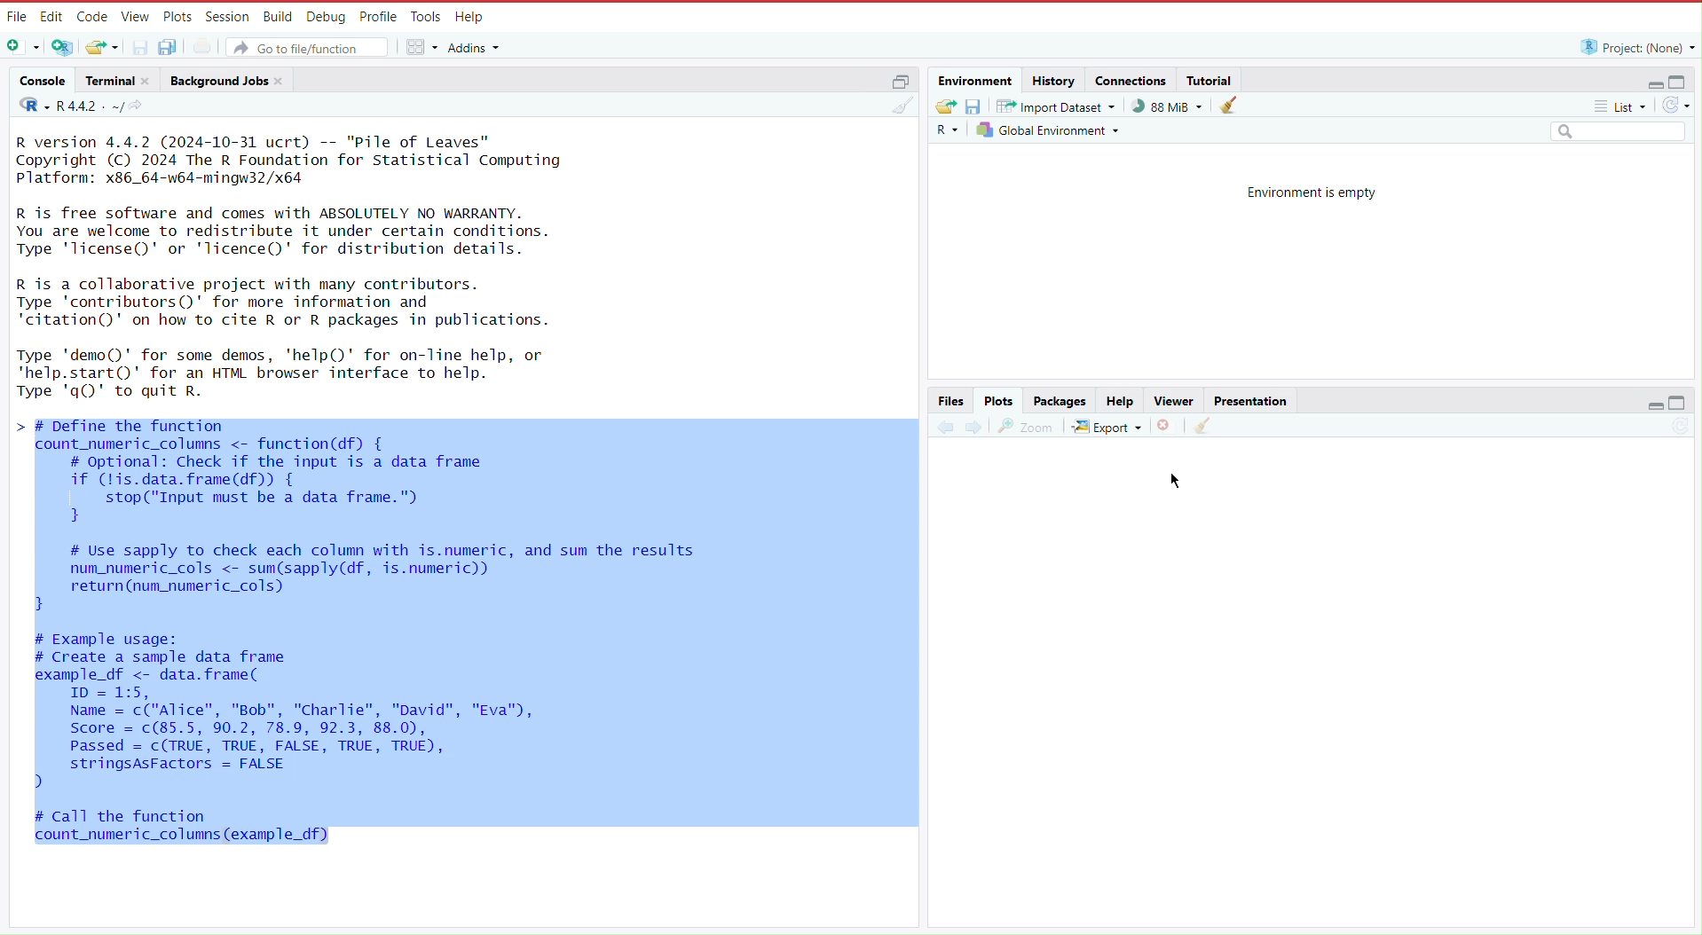 This screenshot has height=935, width=1702. I want to click on > # DeTine the Tunction

count_numeric_columns <- function(df) {
# optional: Check if the input is a data frame
if (1is.data.frame(df)) {

stop("Input must be a data frame.")

}
# Use sapply to check each column with is.numeric, and sum the results
num_numeric_cols <- sum(sapply(df, is.numeric))
return (num_numeric_cols)

}

# Example usage:

# Create a sample data frame

example_df <- data.frame(
ID = 1:5,
Name = c("Alice", "Bob", "Charlie", "David", "Eva"),
Score = c(85.5, 90.2, 78.9, 92.3, 88.0),
passed = c(TRUE, TRUE, FALSE, TRUE, TRUE),
stringsAsFactors = FALSE

J)

# Call the function

count_numeric_columns (example_df), so click(363, 634).